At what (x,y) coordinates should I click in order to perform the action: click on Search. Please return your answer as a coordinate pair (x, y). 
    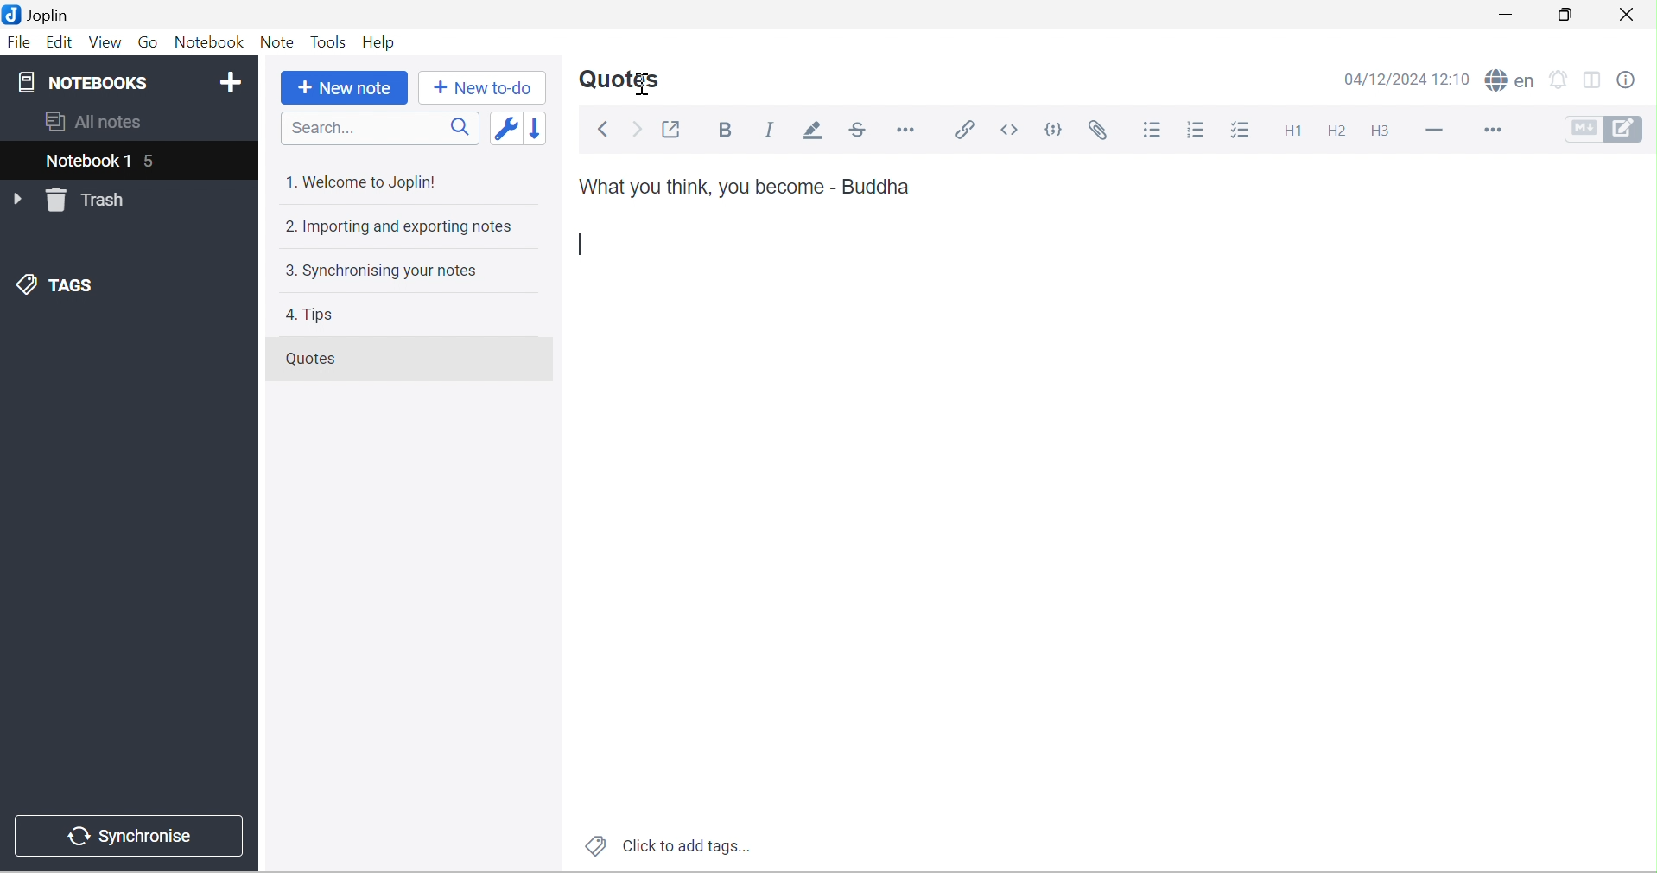
    Looking at the image, I should click on (382, 130).